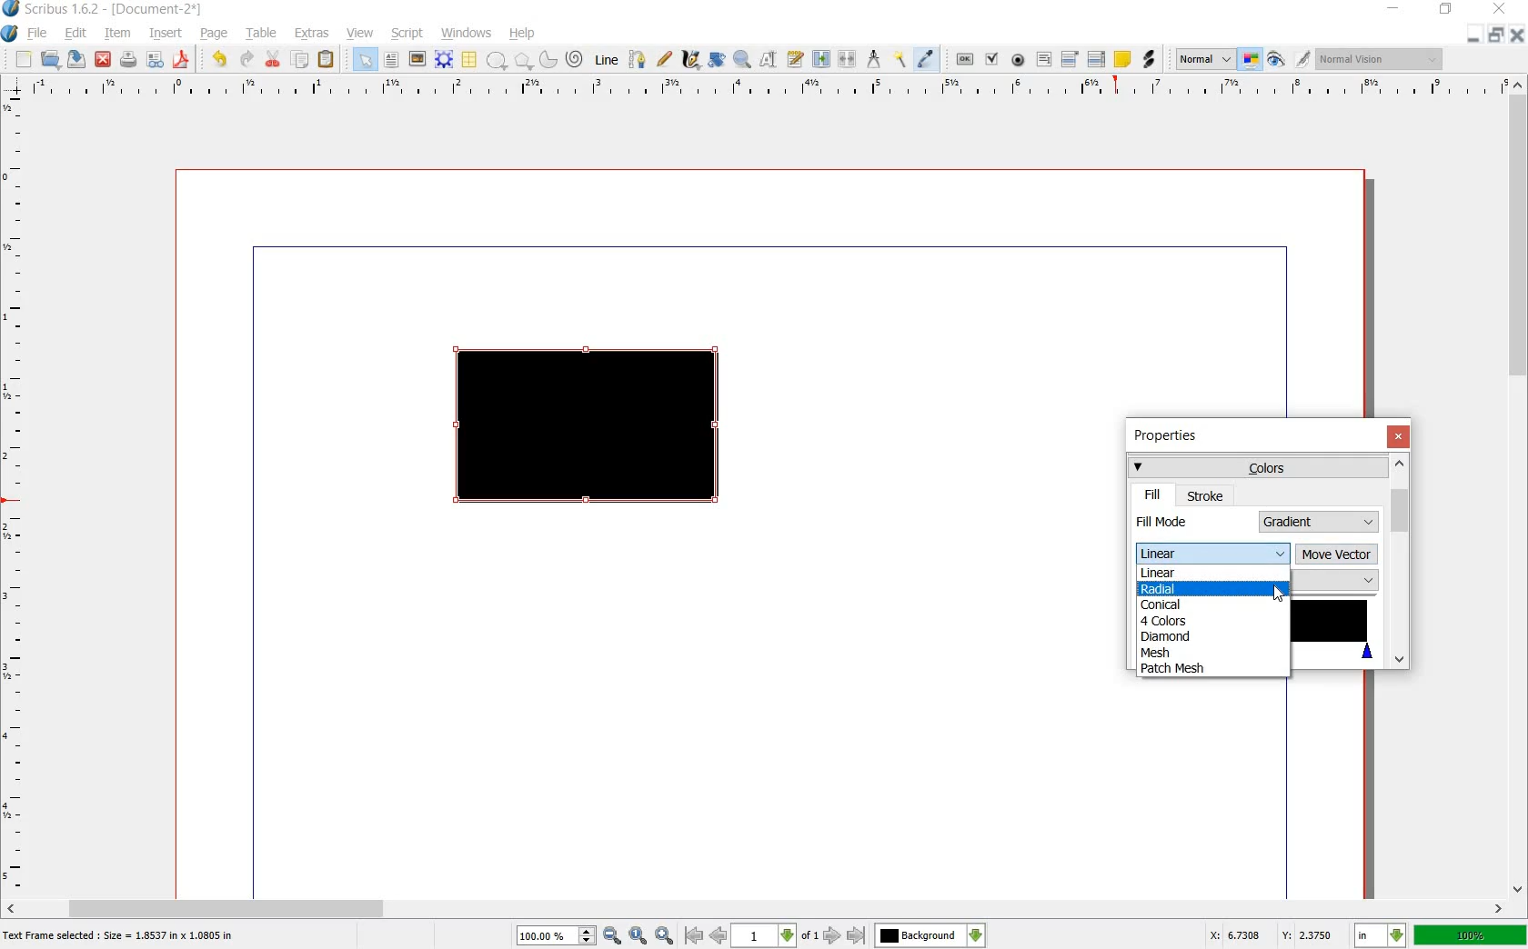 This screenshot has height=949, width=1528. What do you see at coordinates (991, 59) in the screenshot?
I see `pdf check box` at bounding box center [991, 59].